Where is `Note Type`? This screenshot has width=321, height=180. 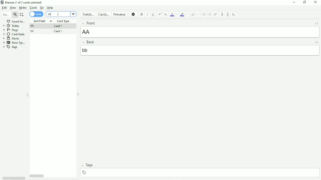
Note Type is located at coordinates (15, 43).